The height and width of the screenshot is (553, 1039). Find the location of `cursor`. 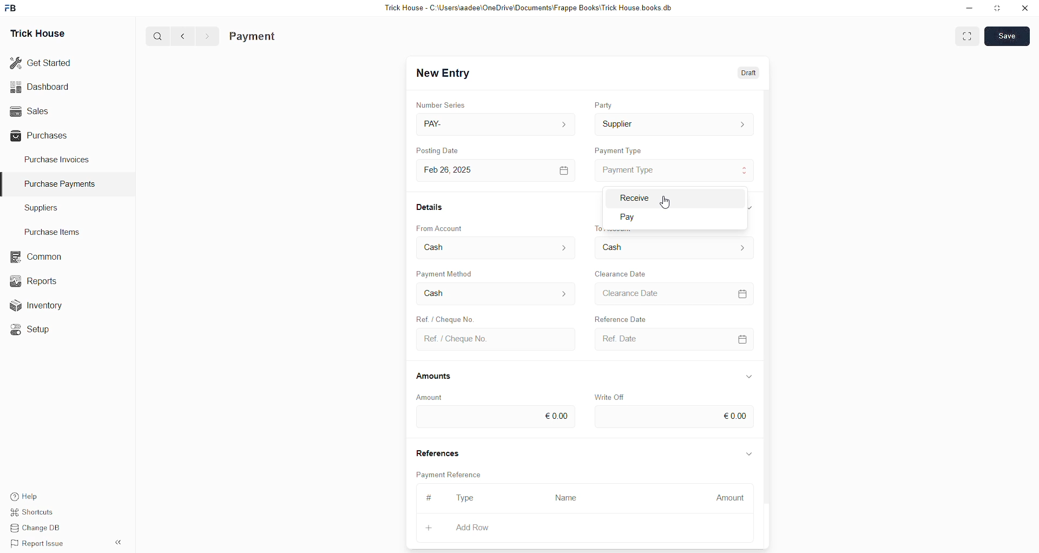

cursor is located at coordinates (670, 203).